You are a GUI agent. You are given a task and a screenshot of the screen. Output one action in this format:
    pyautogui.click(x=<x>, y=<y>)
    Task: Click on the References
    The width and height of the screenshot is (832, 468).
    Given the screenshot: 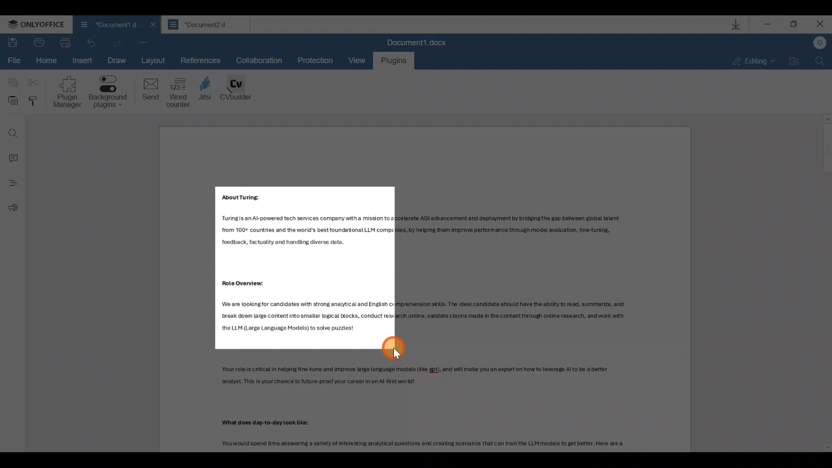 What is the action you would take?
    pyautogui.click(x=201, y=60)
    